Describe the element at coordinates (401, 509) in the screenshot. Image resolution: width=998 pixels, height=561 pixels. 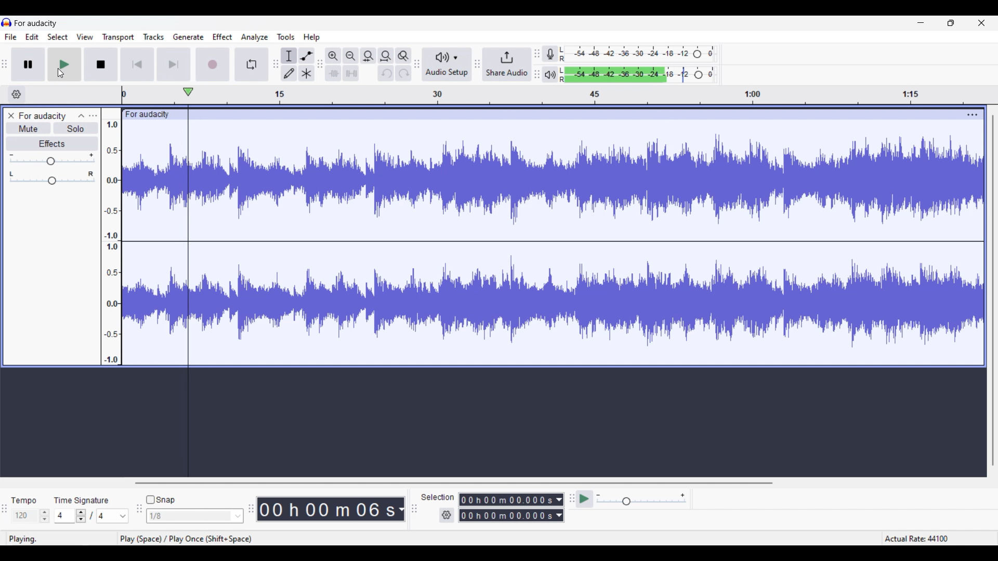
I see `Duration measurement` at that location.